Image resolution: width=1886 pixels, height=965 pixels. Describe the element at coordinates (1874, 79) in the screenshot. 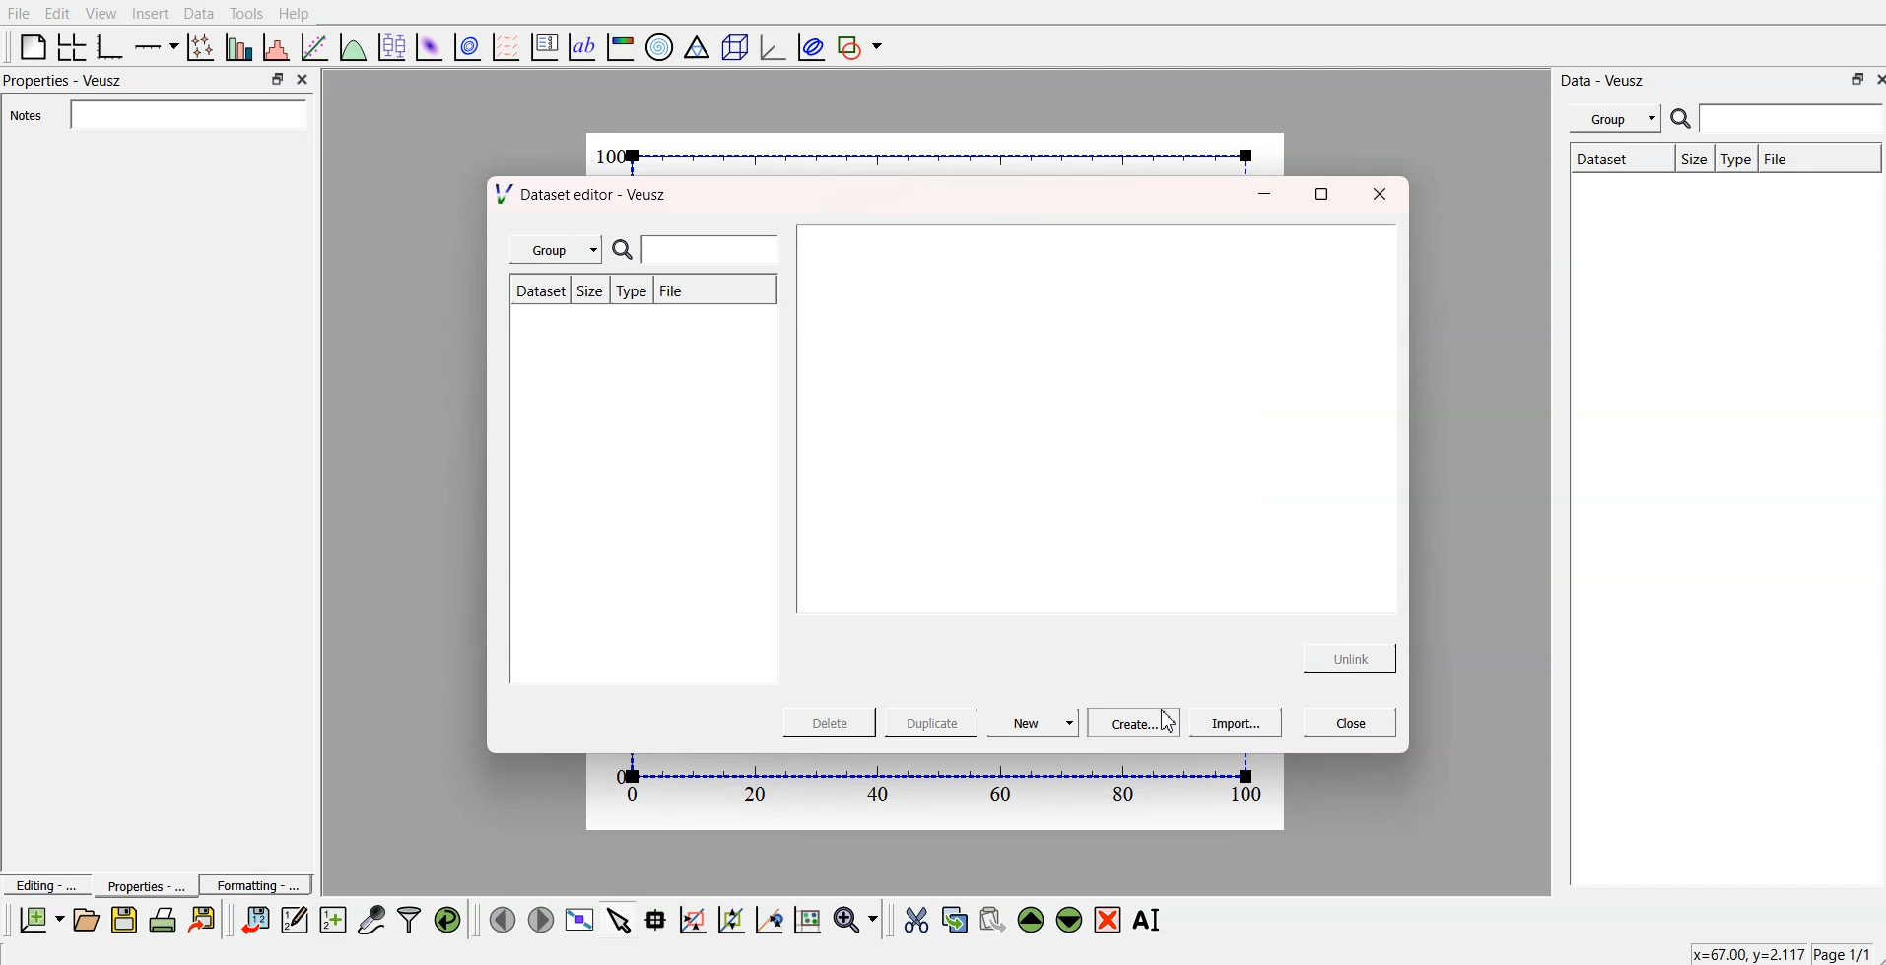

I see `Close` at that location.